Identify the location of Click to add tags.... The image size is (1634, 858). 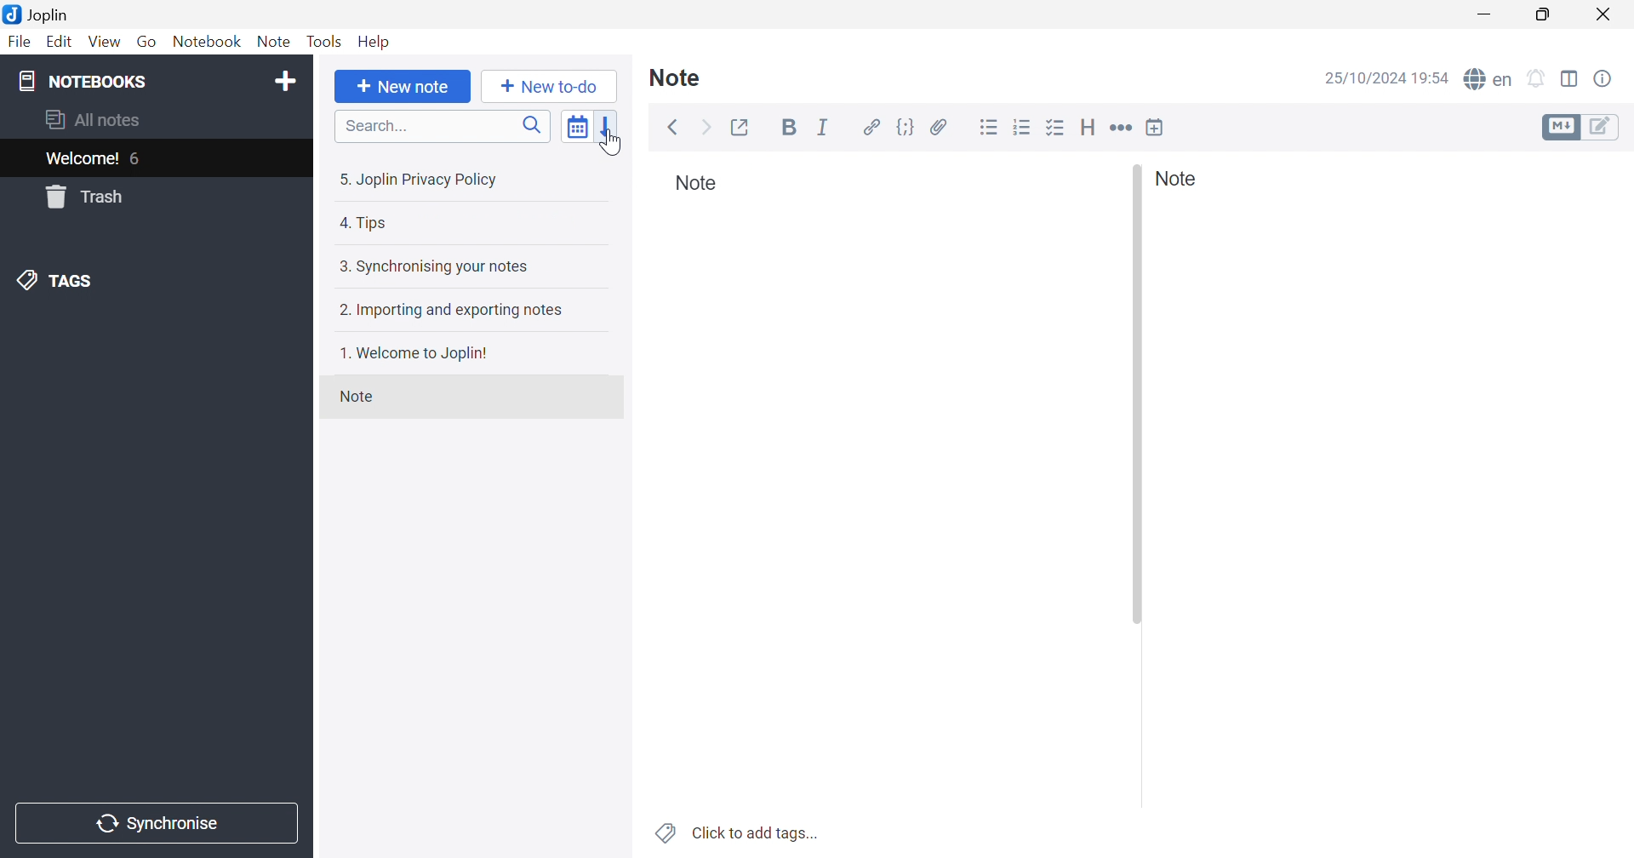
(757, 832).